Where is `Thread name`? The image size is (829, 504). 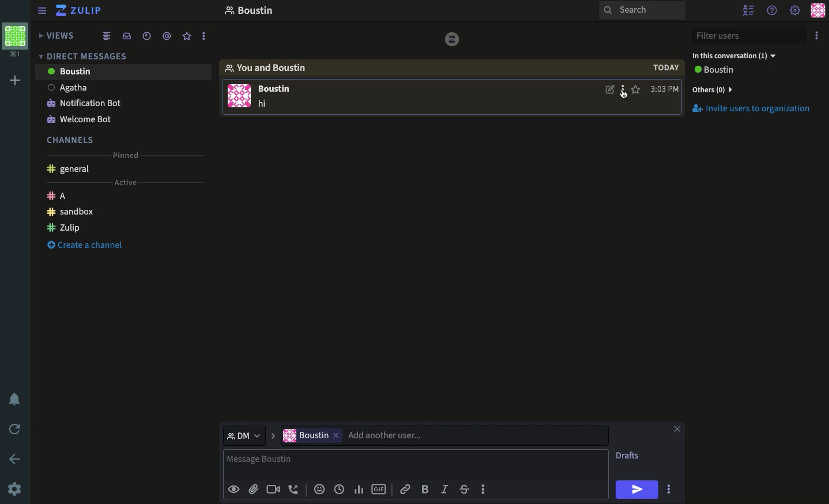 Thread name is located at coordinates (248, 12).